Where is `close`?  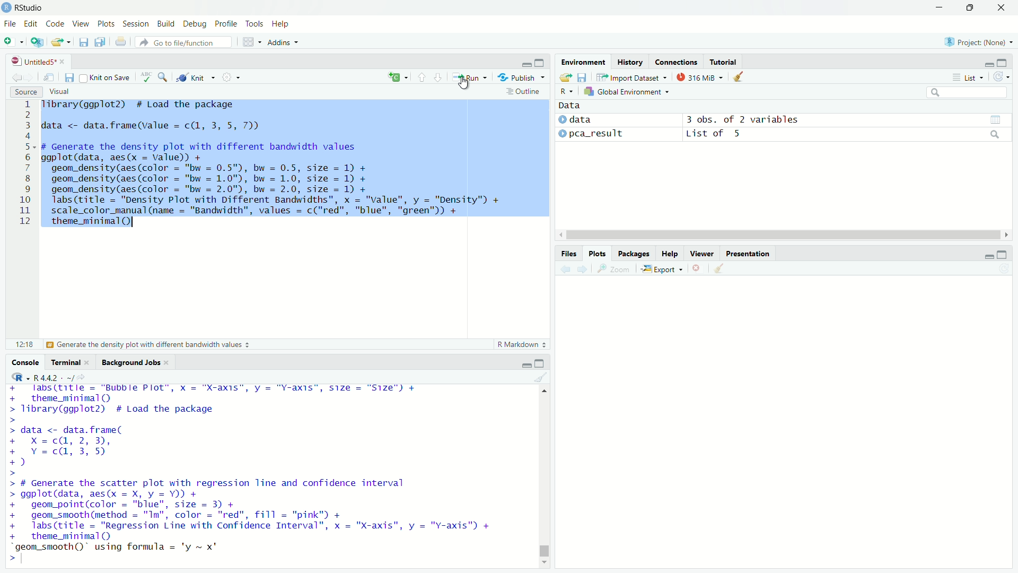
close is located at coordinates (87, 362).